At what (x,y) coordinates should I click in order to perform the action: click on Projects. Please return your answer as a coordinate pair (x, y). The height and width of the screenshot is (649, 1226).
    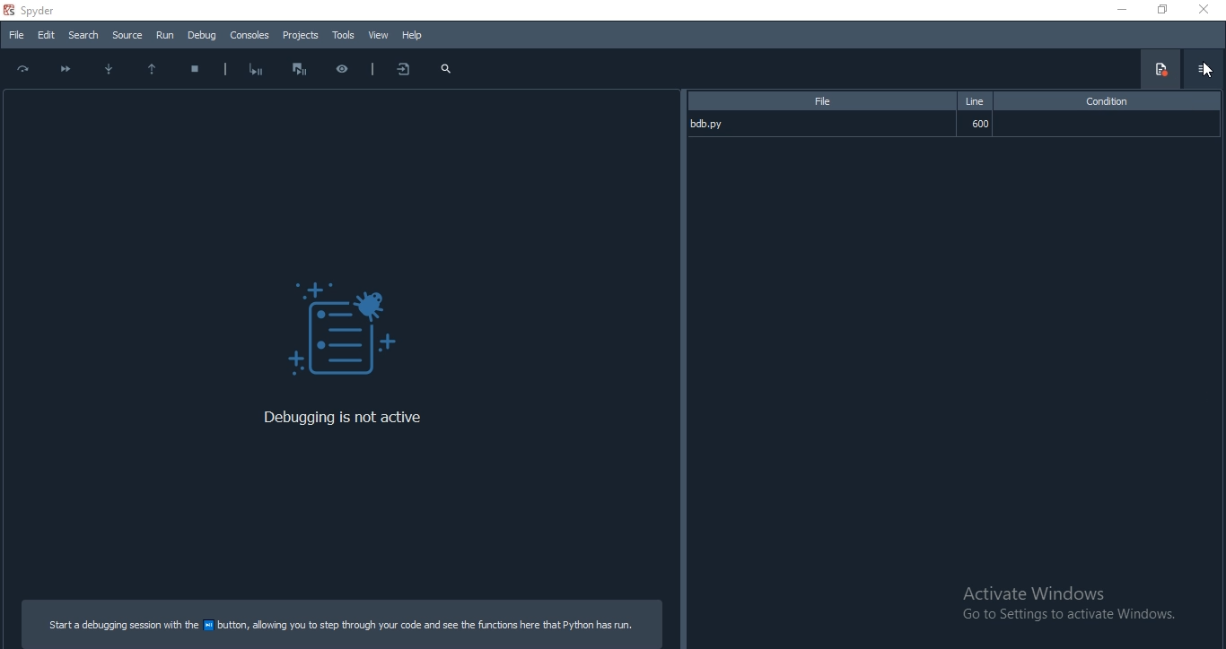
    Looking at the image, I should click on (301, 36).